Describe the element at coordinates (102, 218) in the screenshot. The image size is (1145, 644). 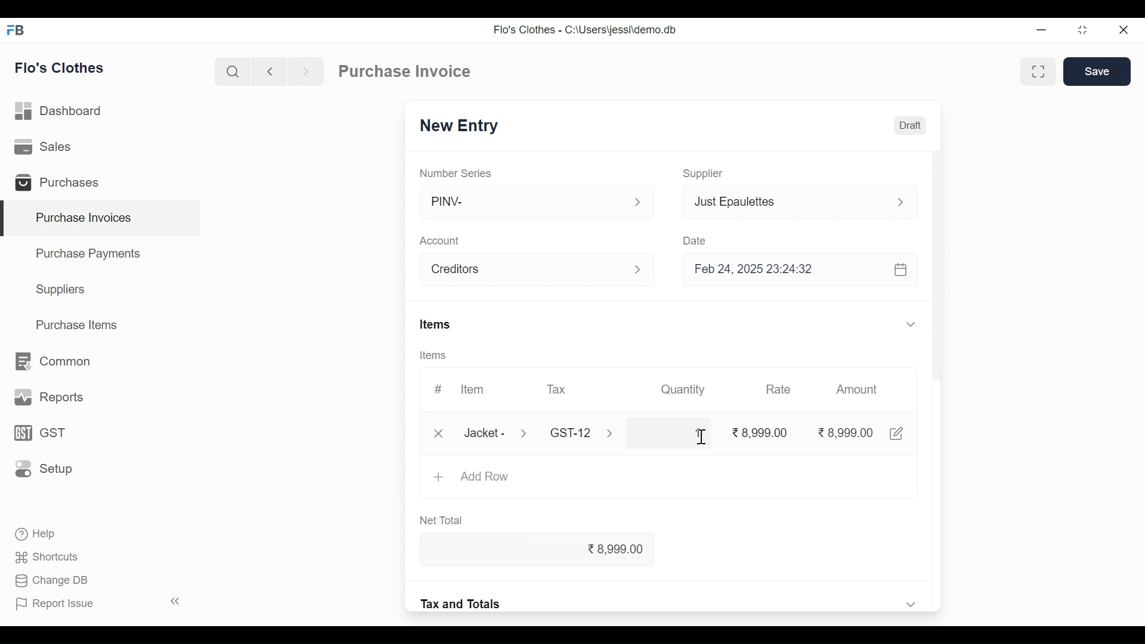
I see `Purchase Invoices` at that location.